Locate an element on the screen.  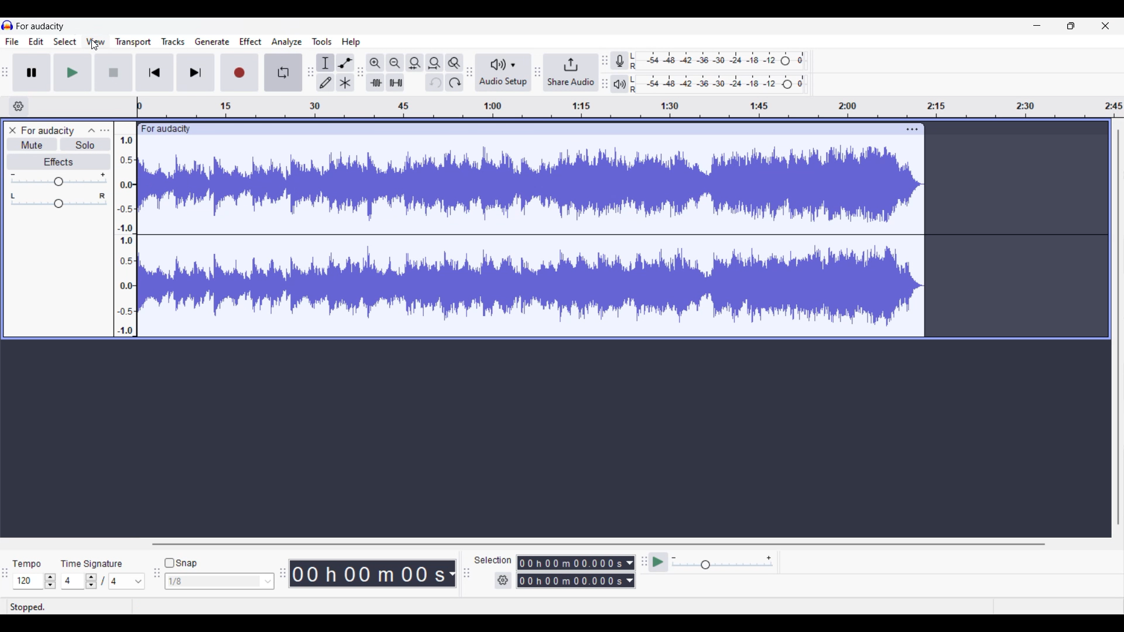
timeline is located at coordinates (630, 107).